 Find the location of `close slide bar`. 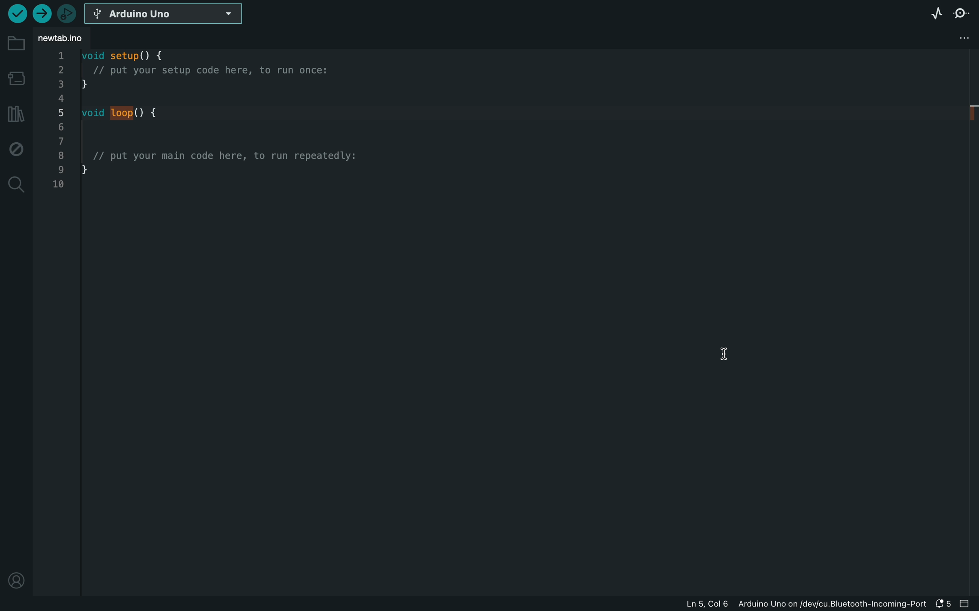

close slide bar is located at coordinates (967, 603).